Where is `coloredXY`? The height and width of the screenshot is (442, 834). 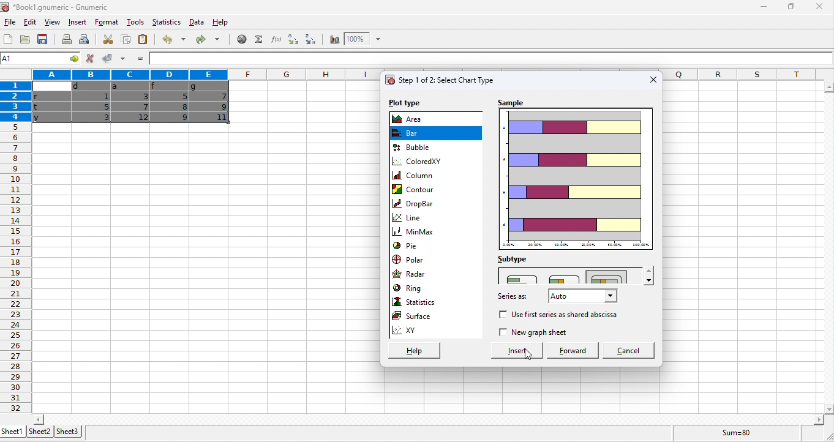
coloredXY is located at coordinates (419, 161).